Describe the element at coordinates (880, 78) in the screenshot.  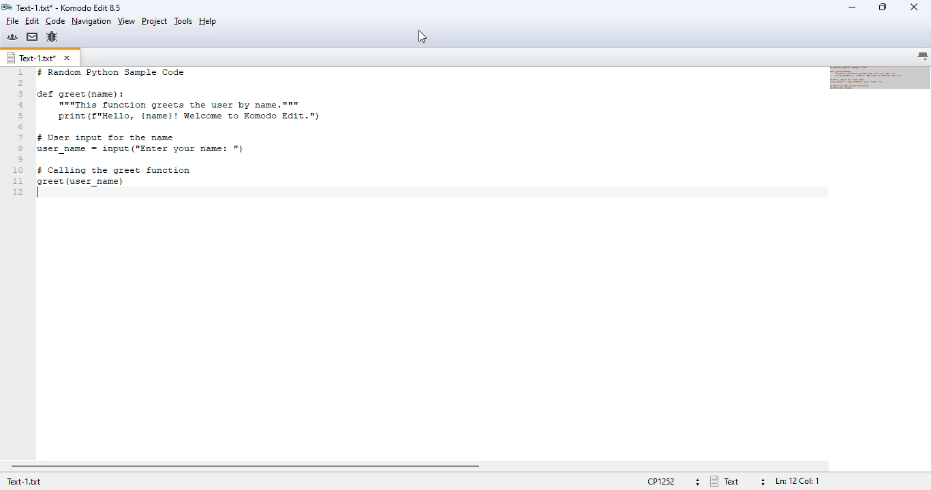
I see `minimap` at that location.